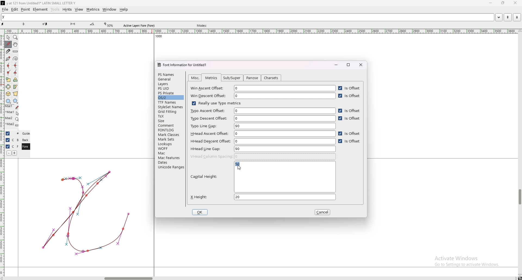 Image resolution: width=522 pixels, height=280 pixels. What do you see at coordinates (15, 80) in the screenshot?
I see `rotate the selection` at bounding box center [15, 80].